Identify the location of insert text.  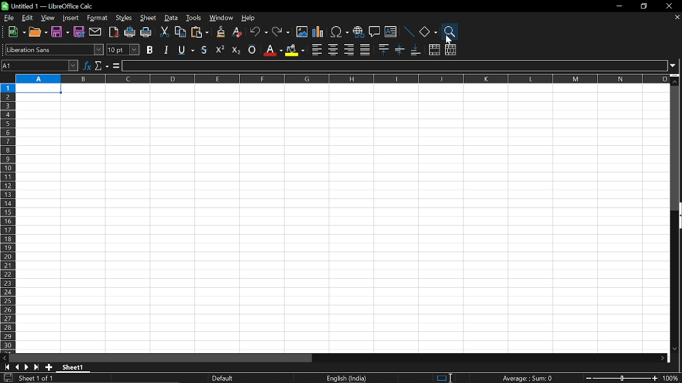
(391, 33).